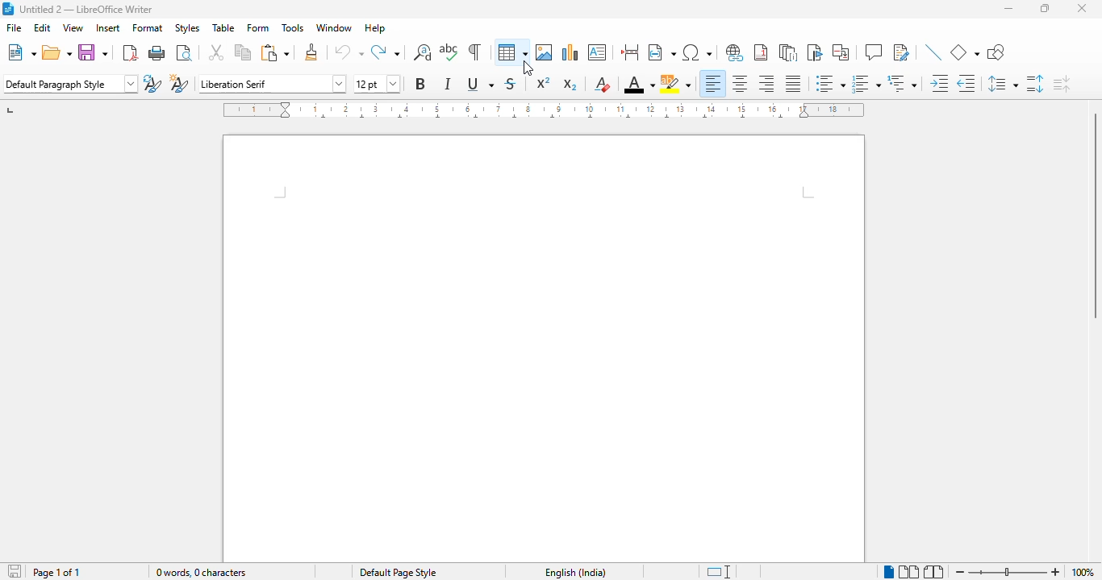 The image size is (1102, 580). I want to click on close, so click(1083, 8).